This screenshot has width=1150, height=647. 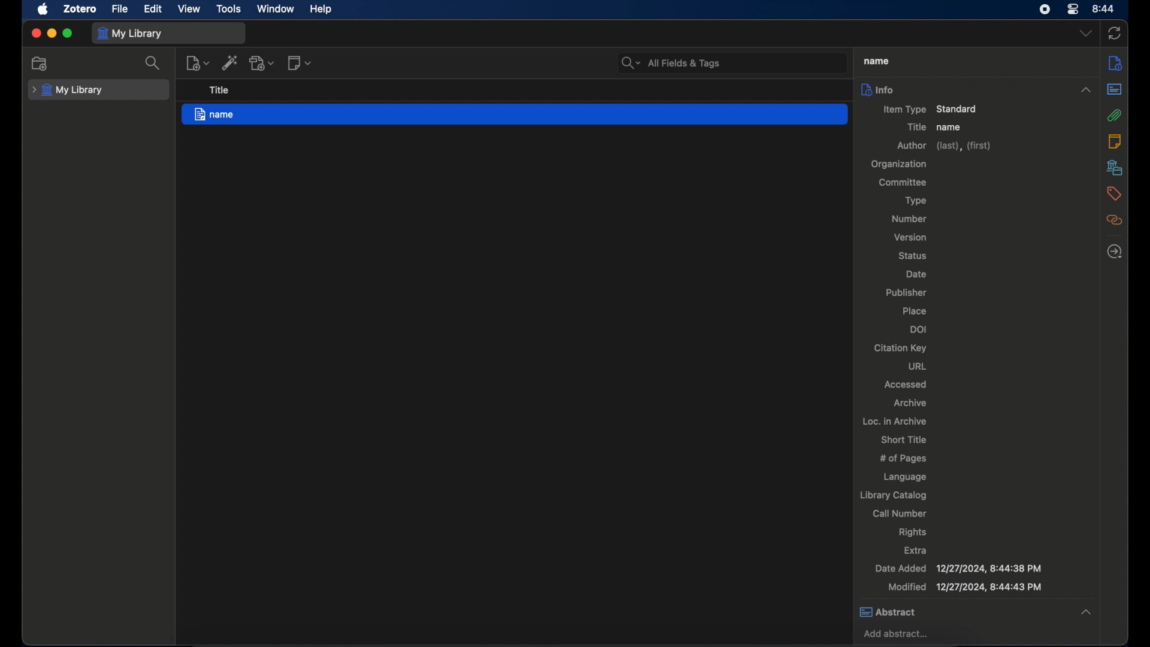 I want to click on organization, so click(x=898, y=164).